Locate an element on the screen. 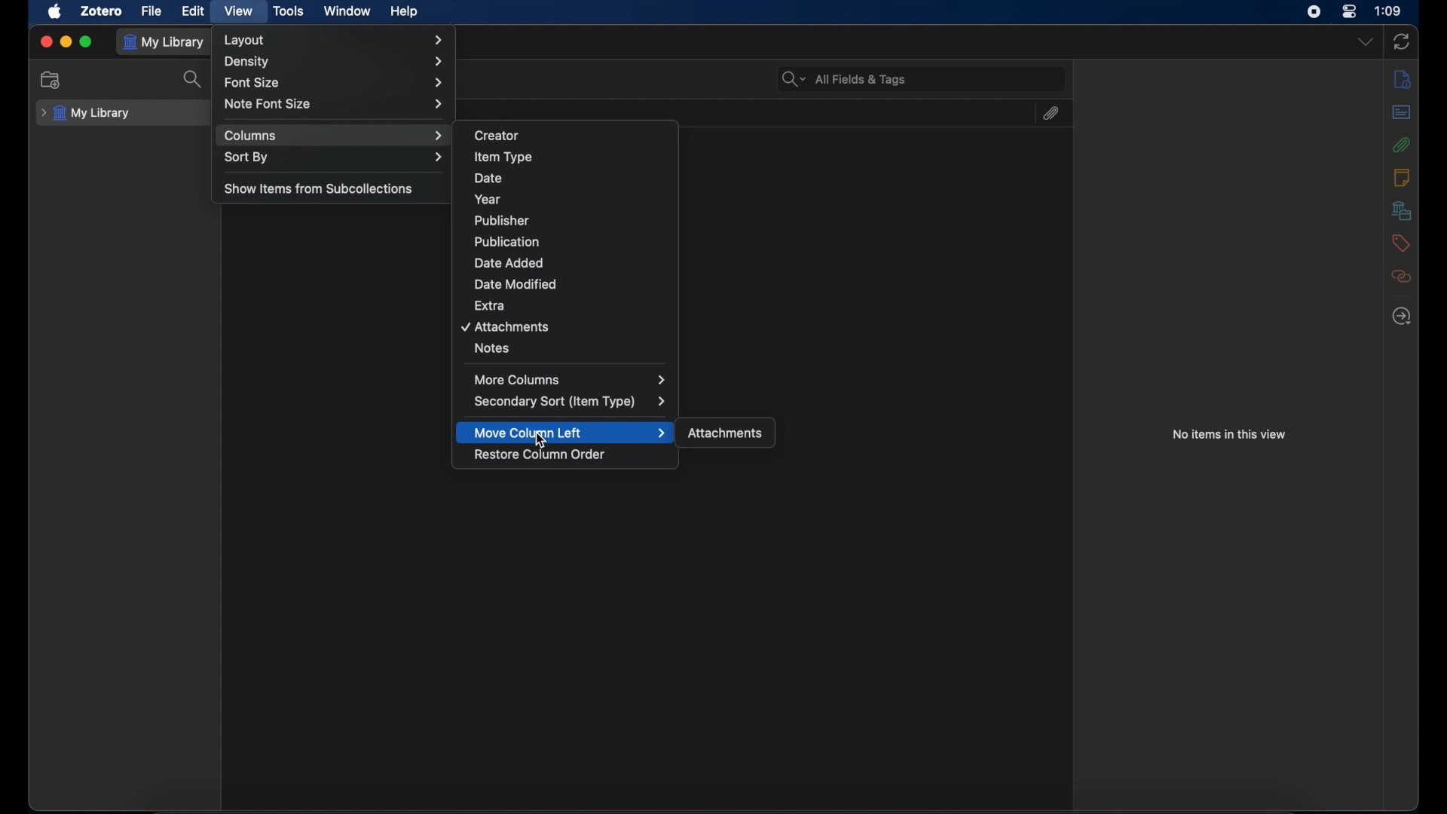 Image resolution: width=1447 pixels, height=814 pixels. attachments is located at coordinates (506, 327).